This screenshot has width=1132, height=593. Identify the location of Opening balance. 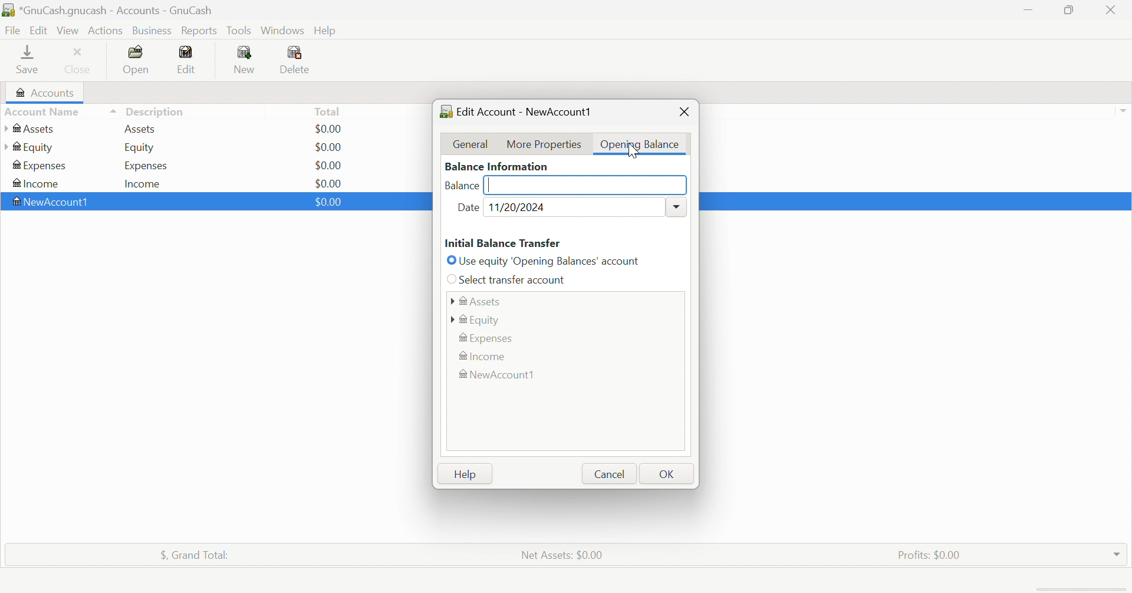
(639, 144).